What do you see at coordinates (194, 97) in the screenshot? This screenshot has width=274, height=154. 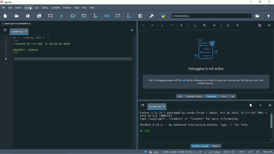 I see `Variable explorer` at bounding box center [194, 97].